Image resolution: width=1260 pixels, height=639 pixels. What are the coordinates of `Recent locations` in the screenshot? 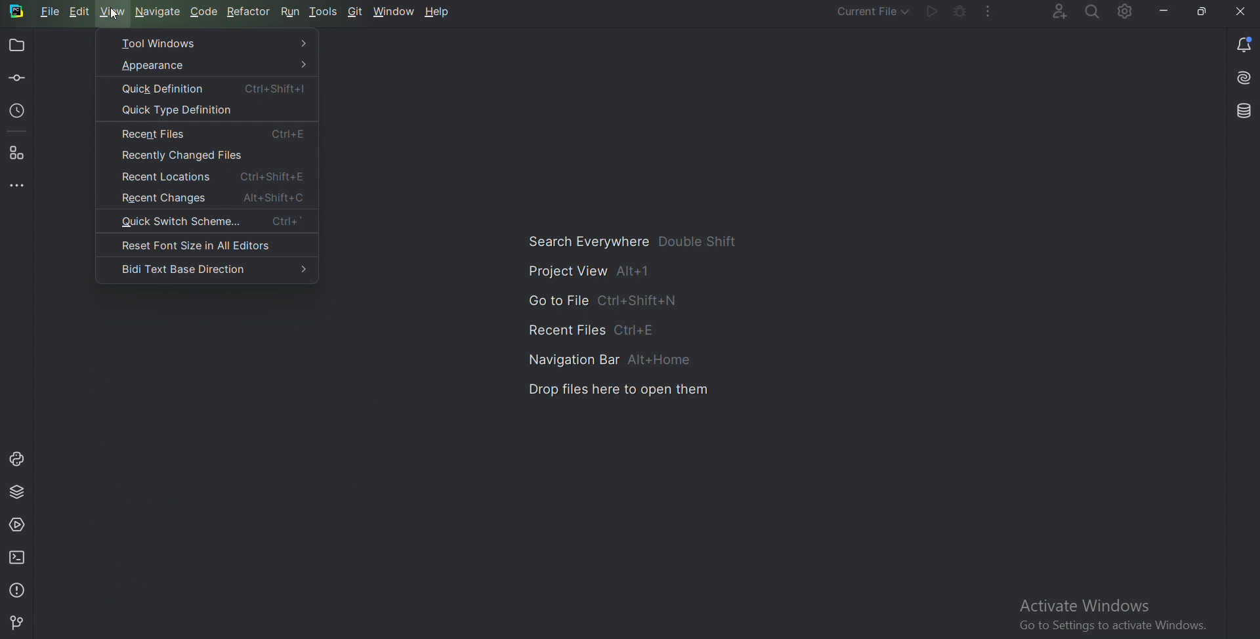 It's located at (206, 176).